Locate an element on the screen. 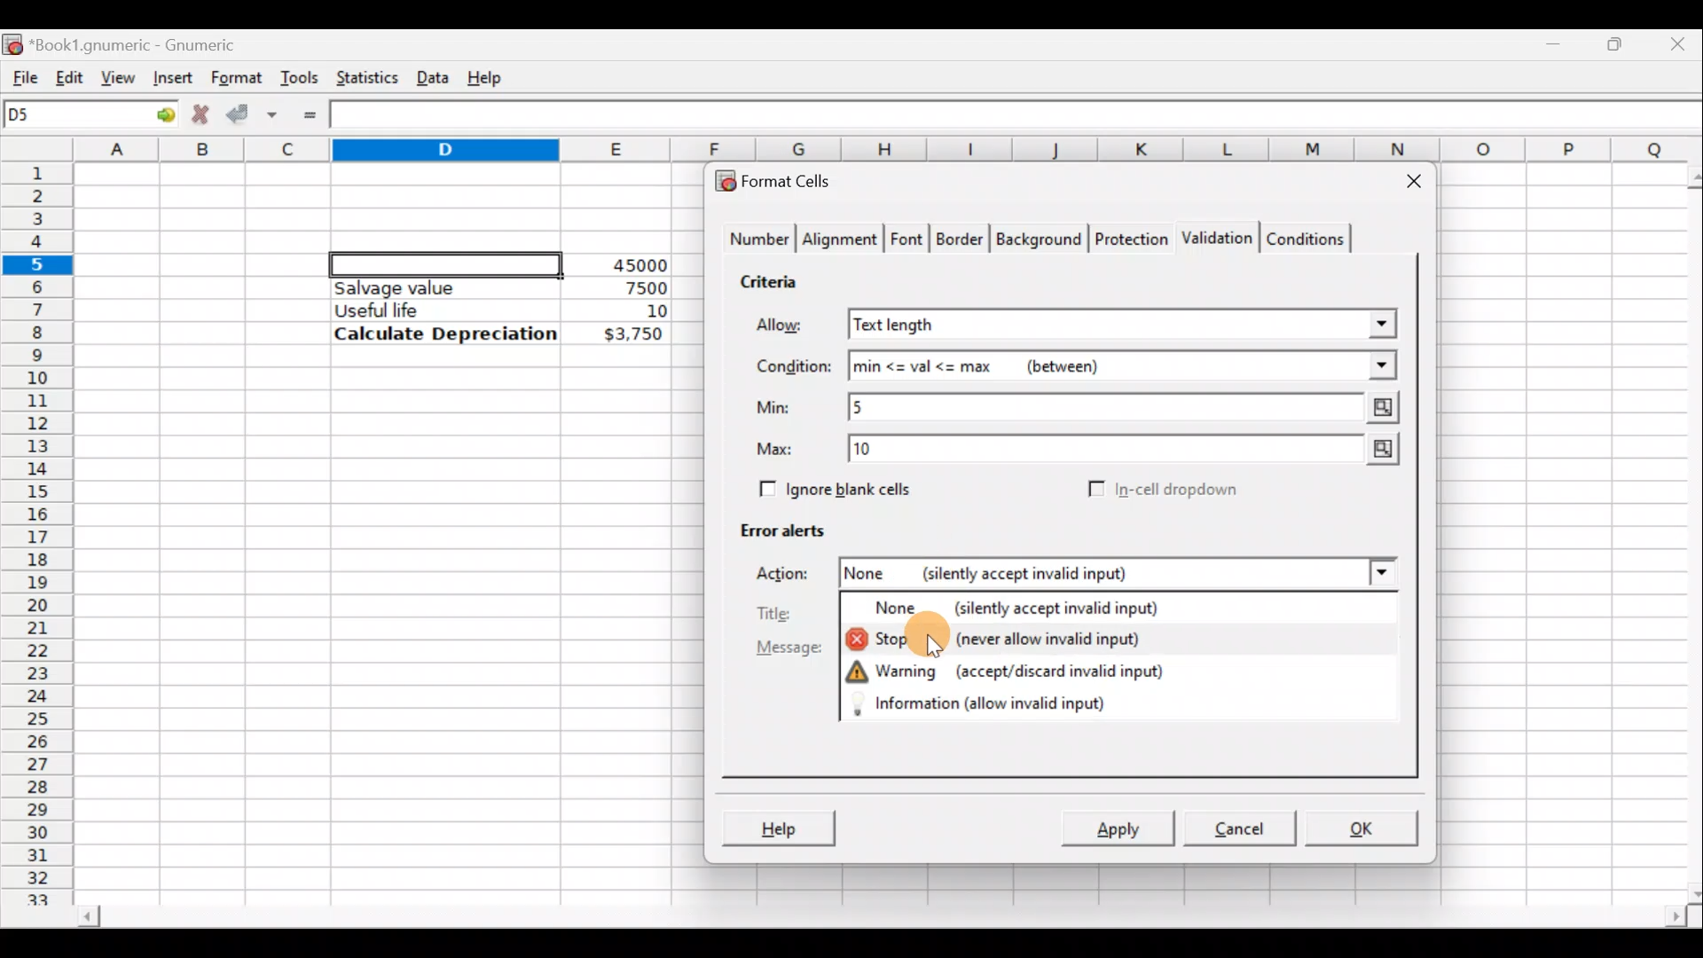 The image size is (1703, 958). Accept change is located at coordinates (252, 112).